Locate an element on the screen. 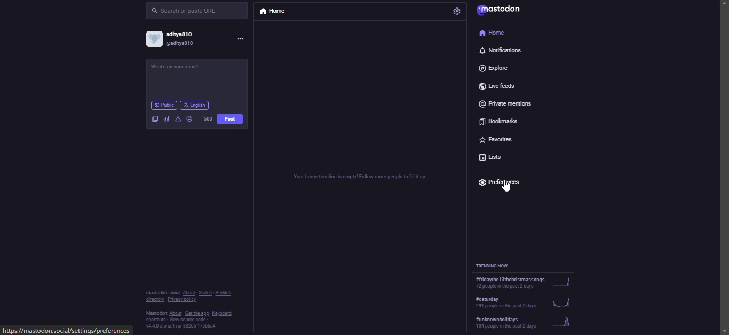  advanced is located at coordinates (179, 118).